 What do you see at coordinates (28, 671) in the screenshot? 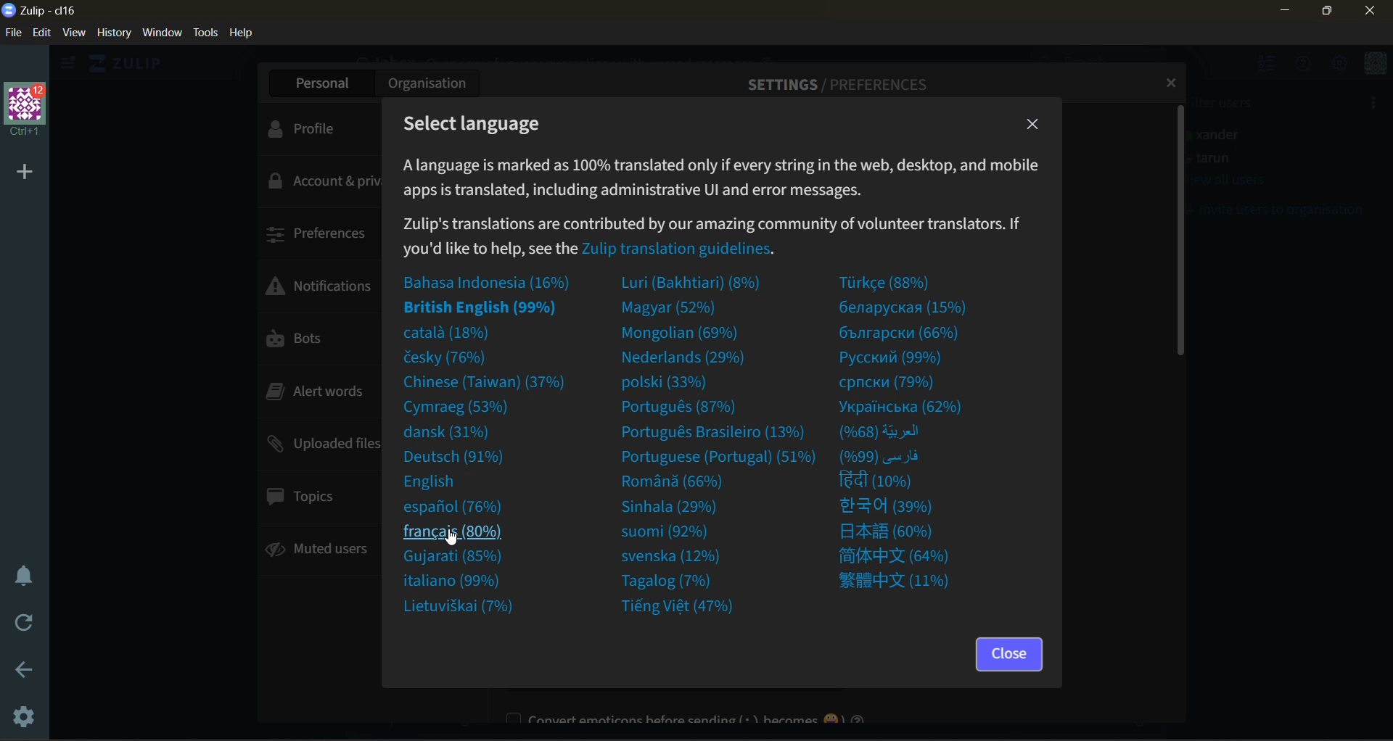
I see `go back` at bounding box center [28, 671].